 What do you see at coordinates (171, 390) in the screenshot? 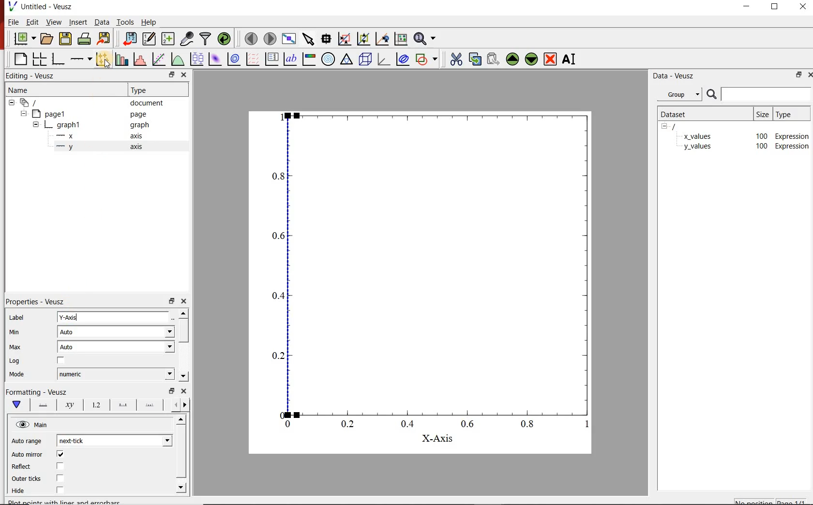
I see `restore down` at bounding box center [171, 390].